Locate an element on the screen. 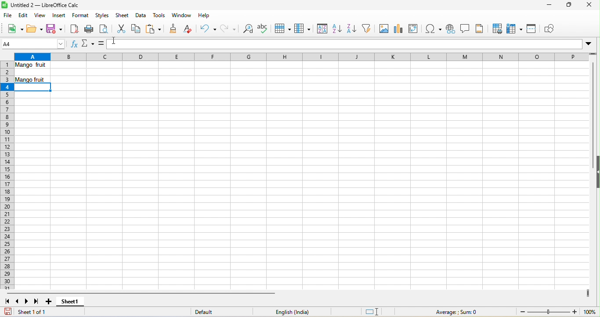 The width and height of the screenshot is (600, 317). untitled 2- libreoffice calc is located at coordinates (43, 5).